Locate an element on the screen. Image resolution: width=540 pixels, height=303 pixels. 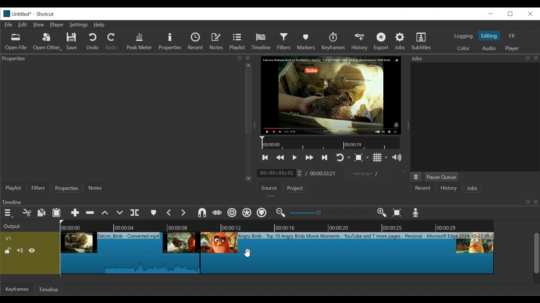
History is located at coordinates (448, 188).